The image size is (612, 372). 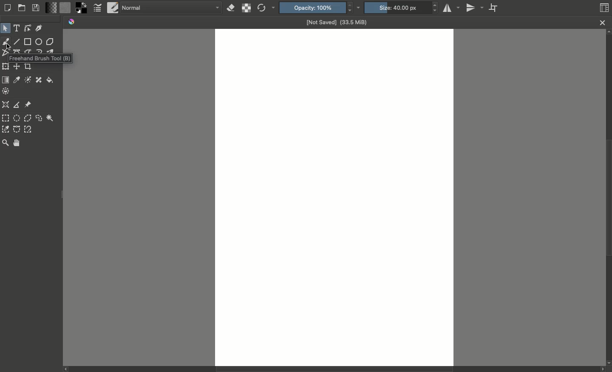 What do you see at coordinates (171, 8) in the screenshot?
I see `Normal` at bounding box center [171, 8].